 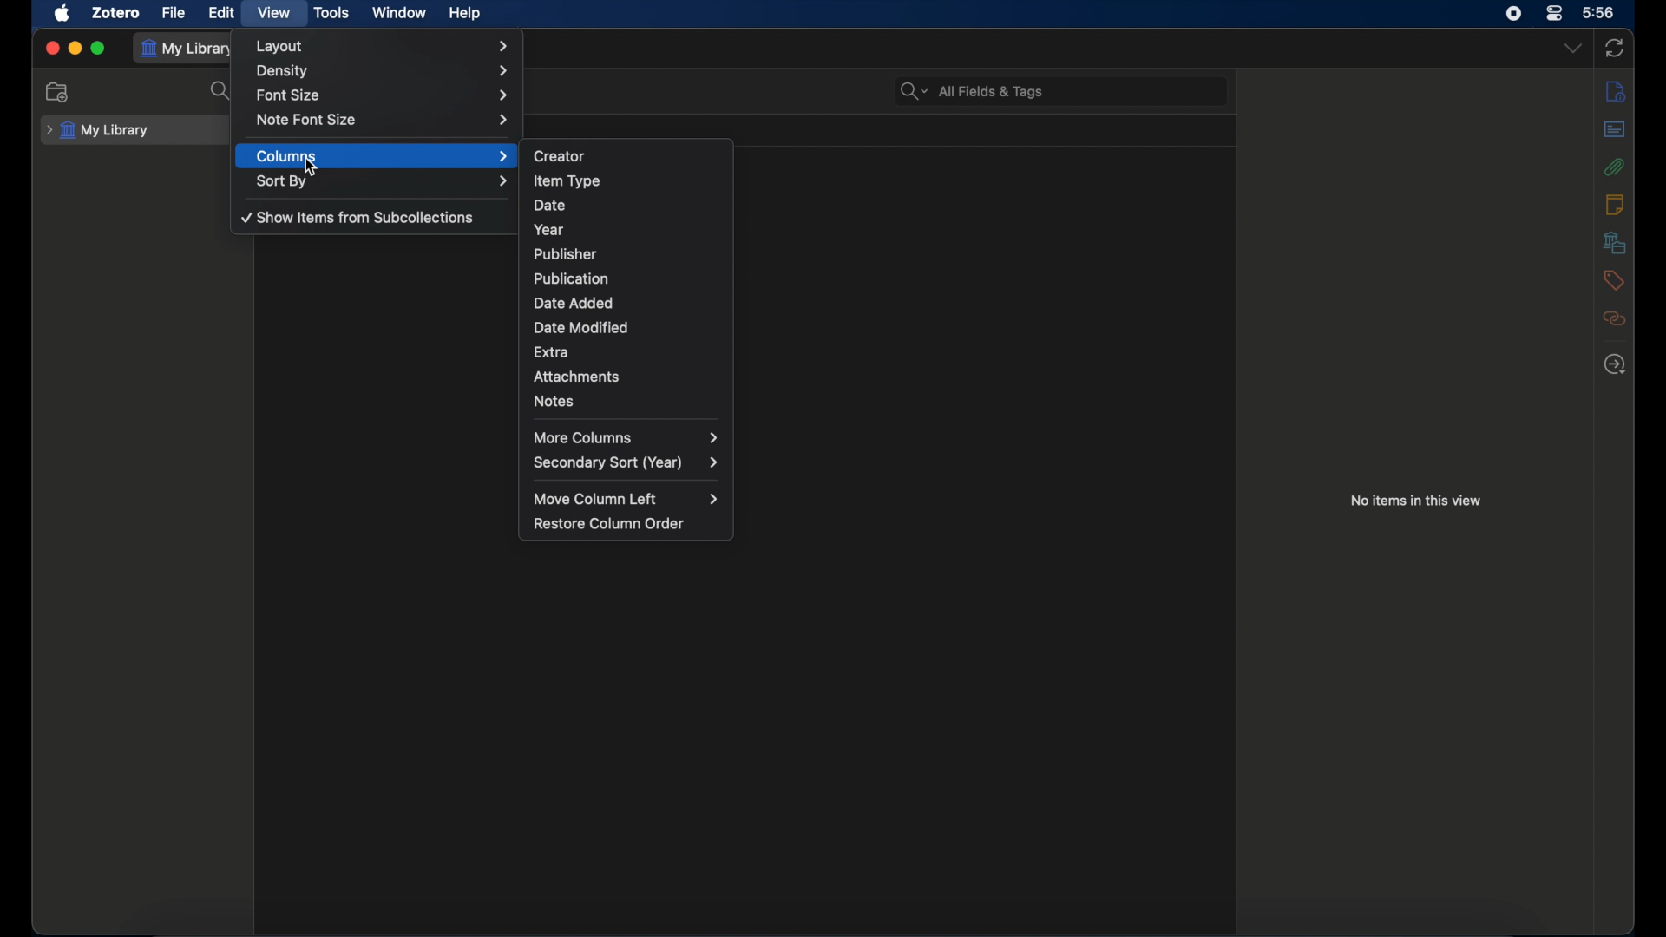 I want to click on date added, so click(x=628, y=301).